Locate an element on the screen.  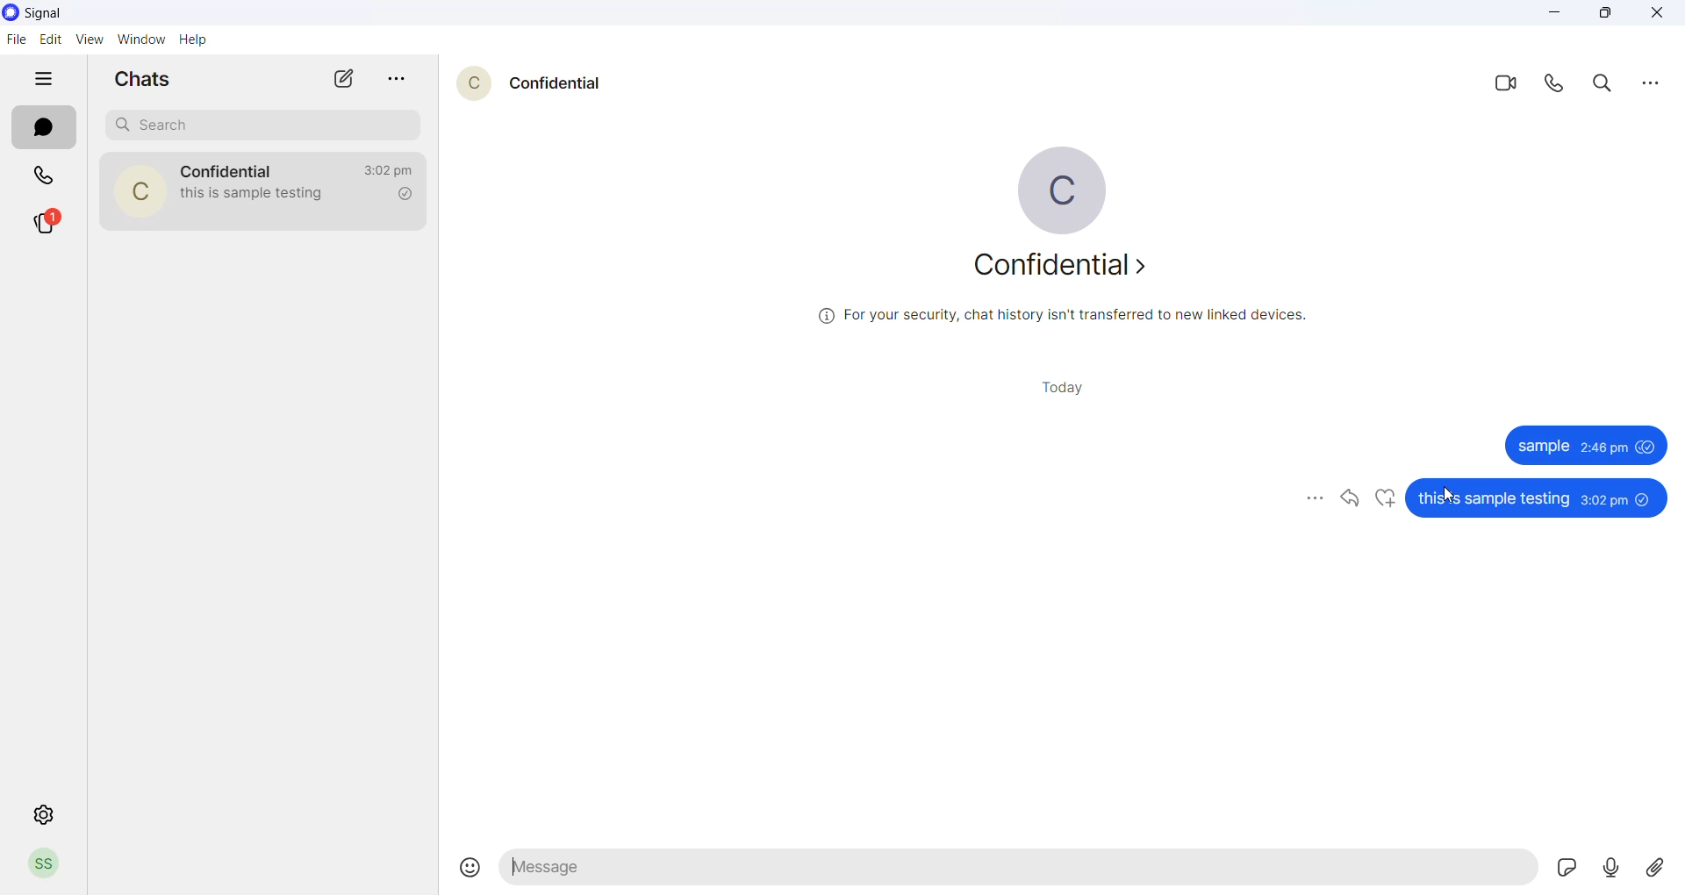
last active message is located at coordinates (385, 171).